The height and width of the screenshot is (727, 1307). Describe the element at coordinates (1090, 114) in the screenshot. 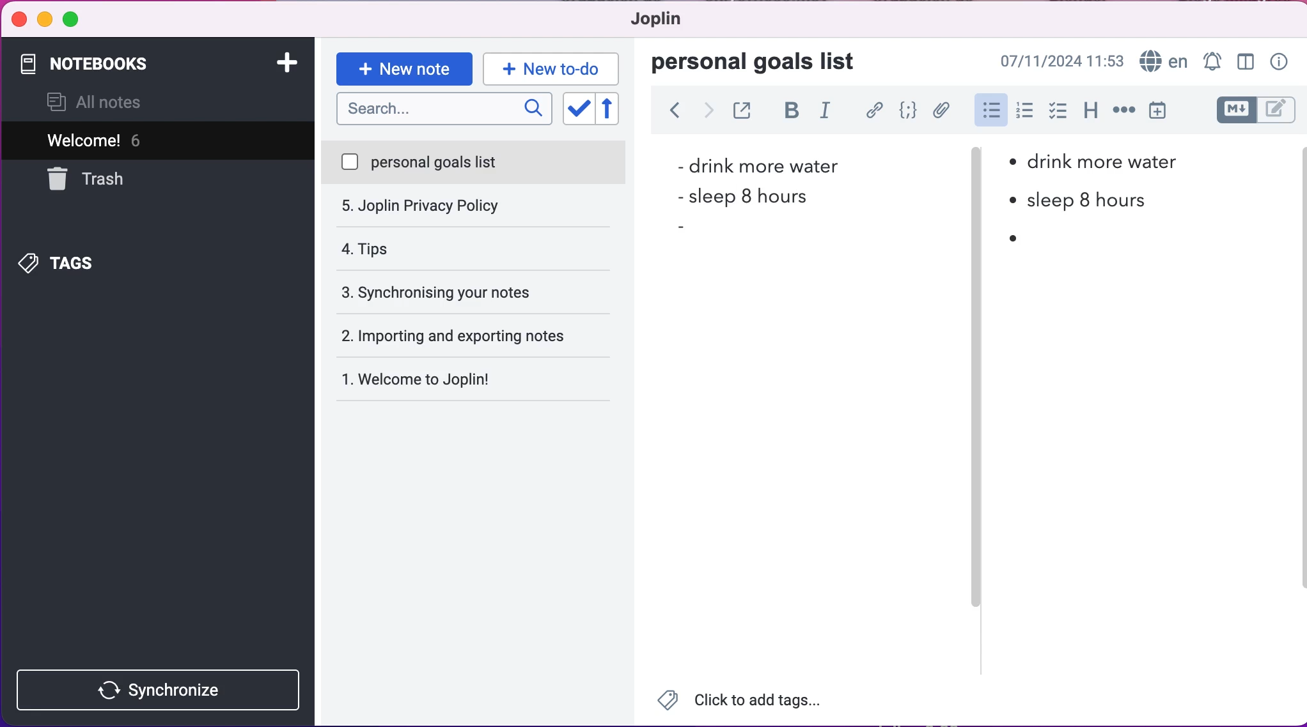

I see `heading` at that location.